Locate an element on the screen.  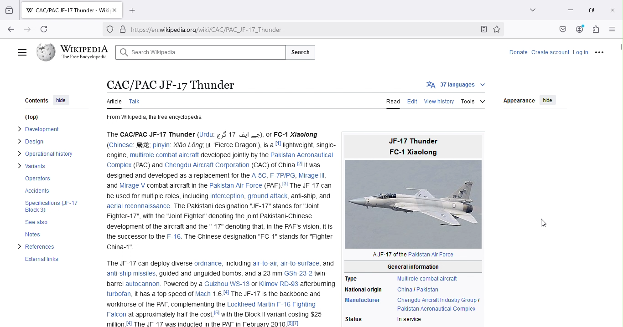
Operators is located at coordinates (37, 179).